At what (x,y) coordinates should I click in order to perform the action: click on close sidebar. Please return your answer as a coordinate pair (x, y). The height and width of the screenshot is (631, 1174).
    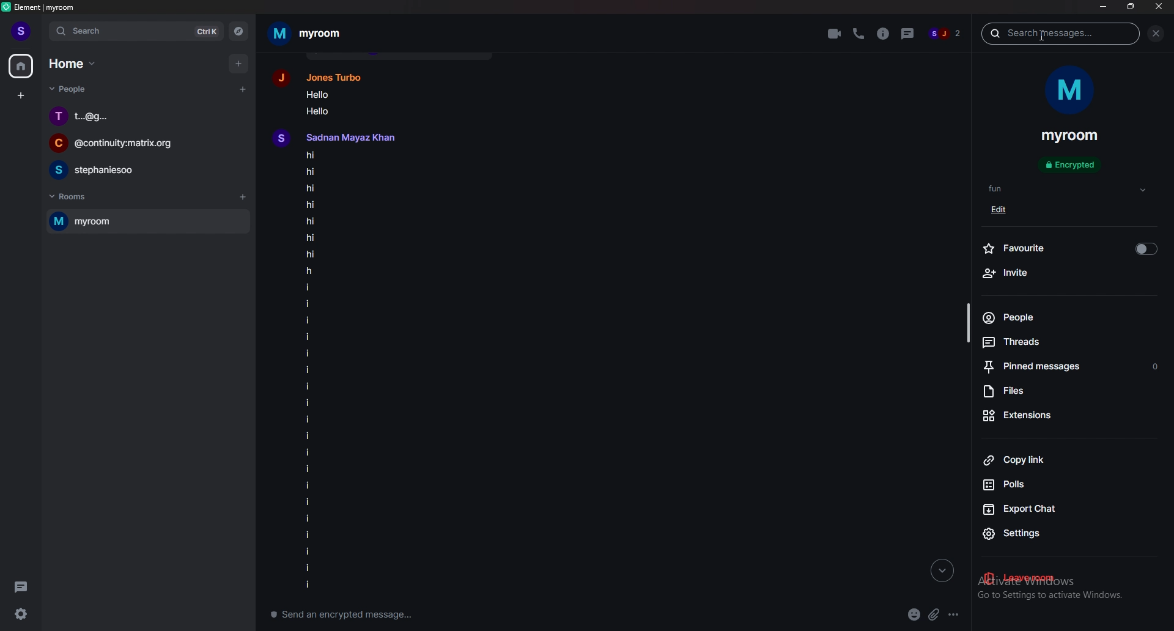
    Looking at the image, I should click on (1156, 33).